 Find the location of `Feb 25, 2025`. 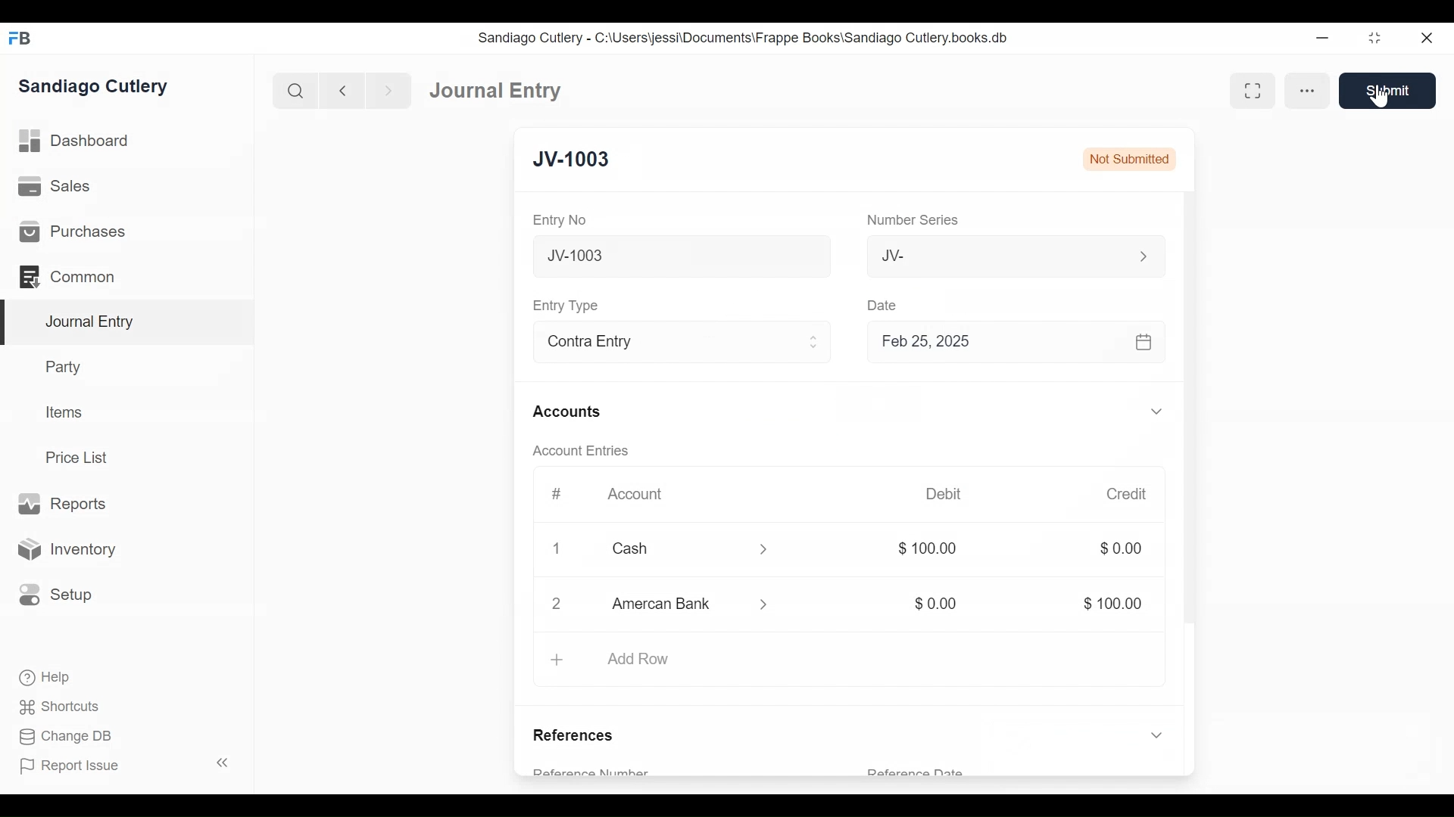

Feb 25, 2025 is located at coordinates (1018, 345).